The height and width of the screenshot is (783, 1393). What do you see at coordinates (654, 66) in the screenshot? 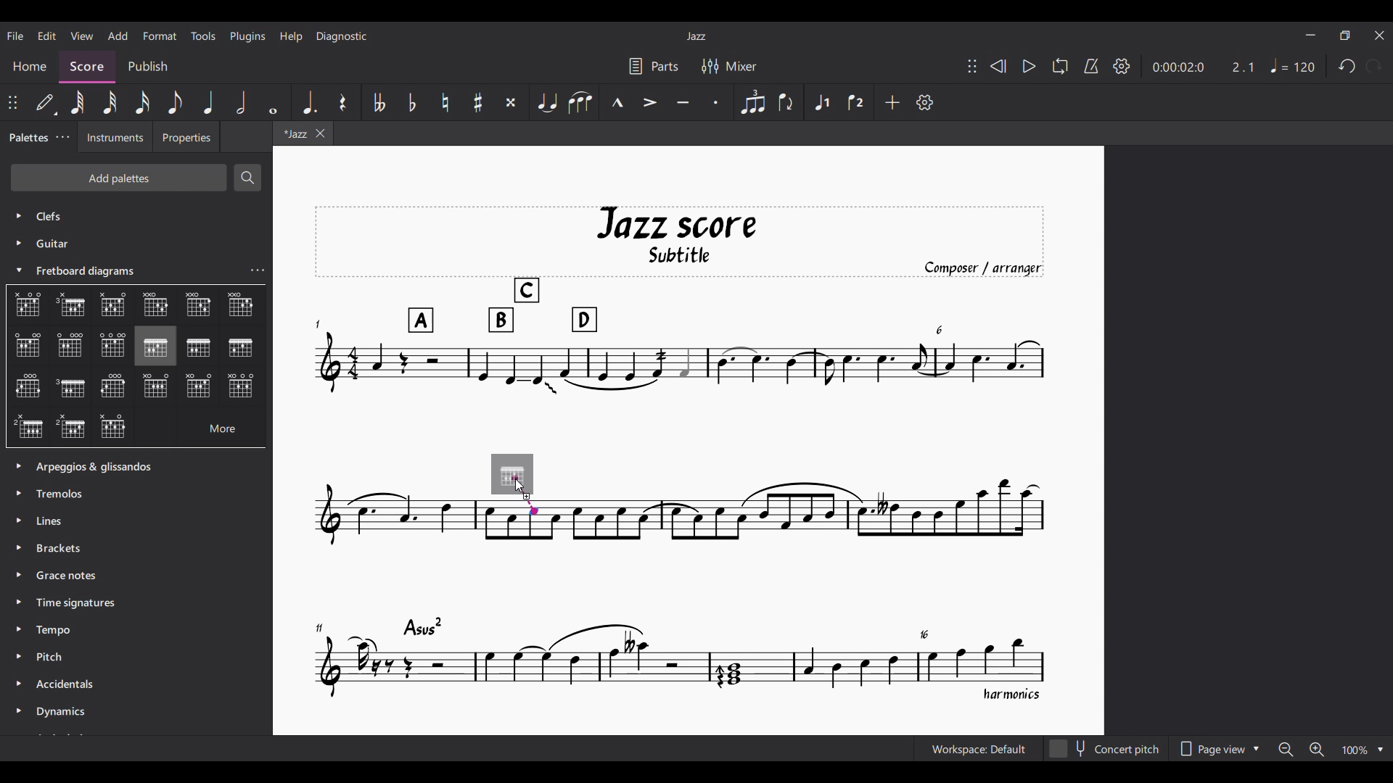
I see `Parts settings` at bounding box center [654, 66].